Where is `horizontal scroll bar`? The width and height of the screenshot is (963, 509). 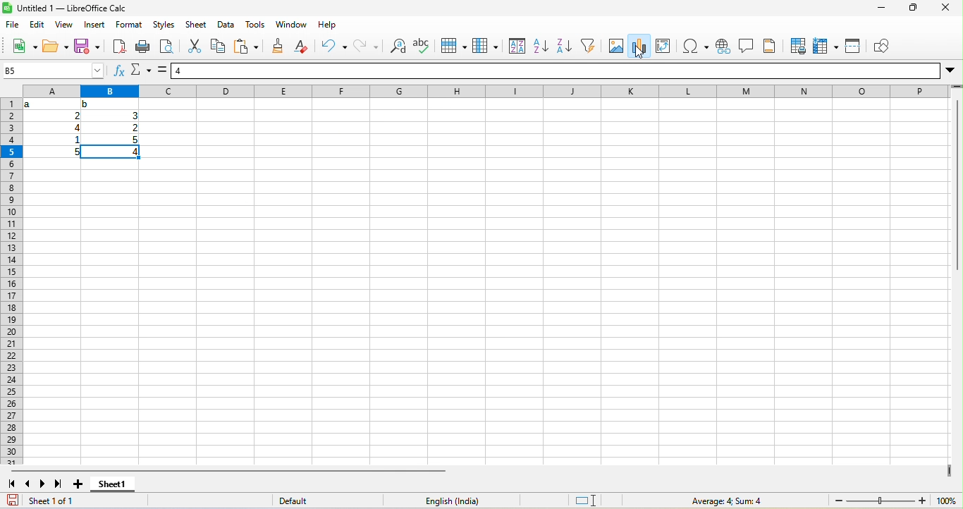
horizontal scroll bar is located at coordinates (228, 471).